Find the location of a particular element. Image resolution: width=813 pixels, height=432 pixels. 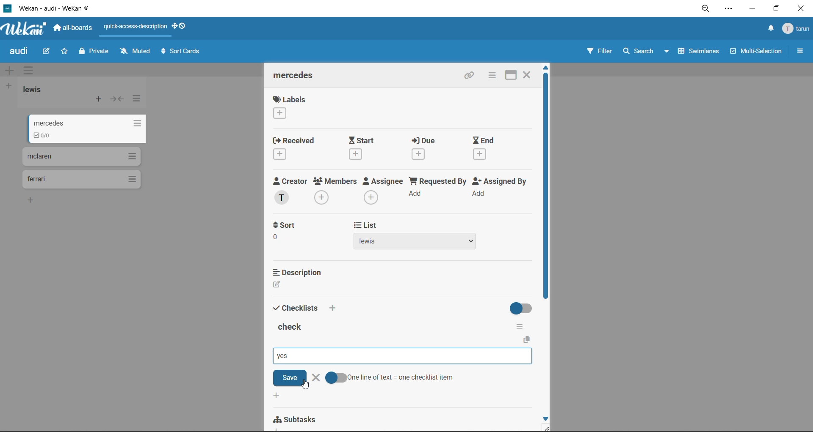

swimlanes is located at coordinates (700, 52).